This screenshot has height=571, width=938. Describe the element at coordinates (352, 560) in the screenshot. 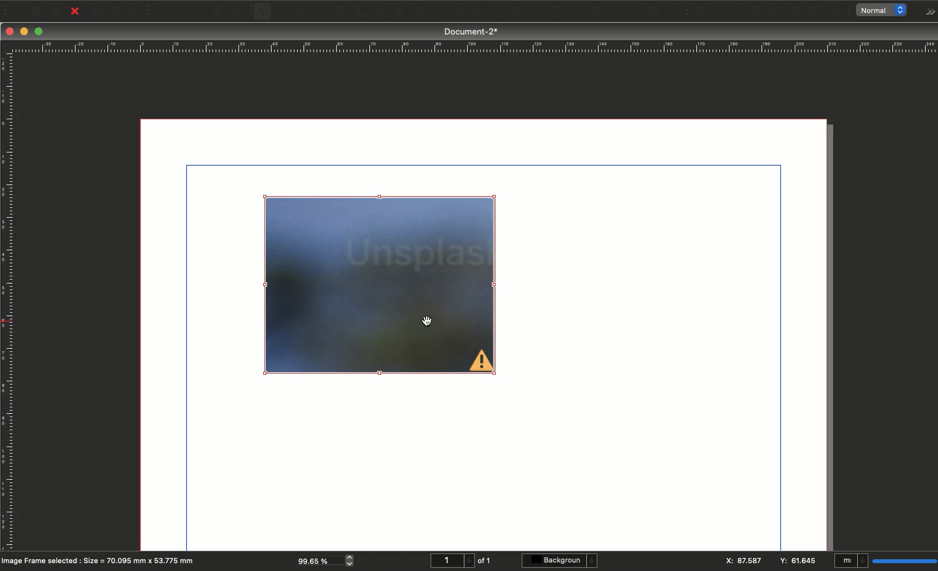

I see `zoom in and out` at that location.